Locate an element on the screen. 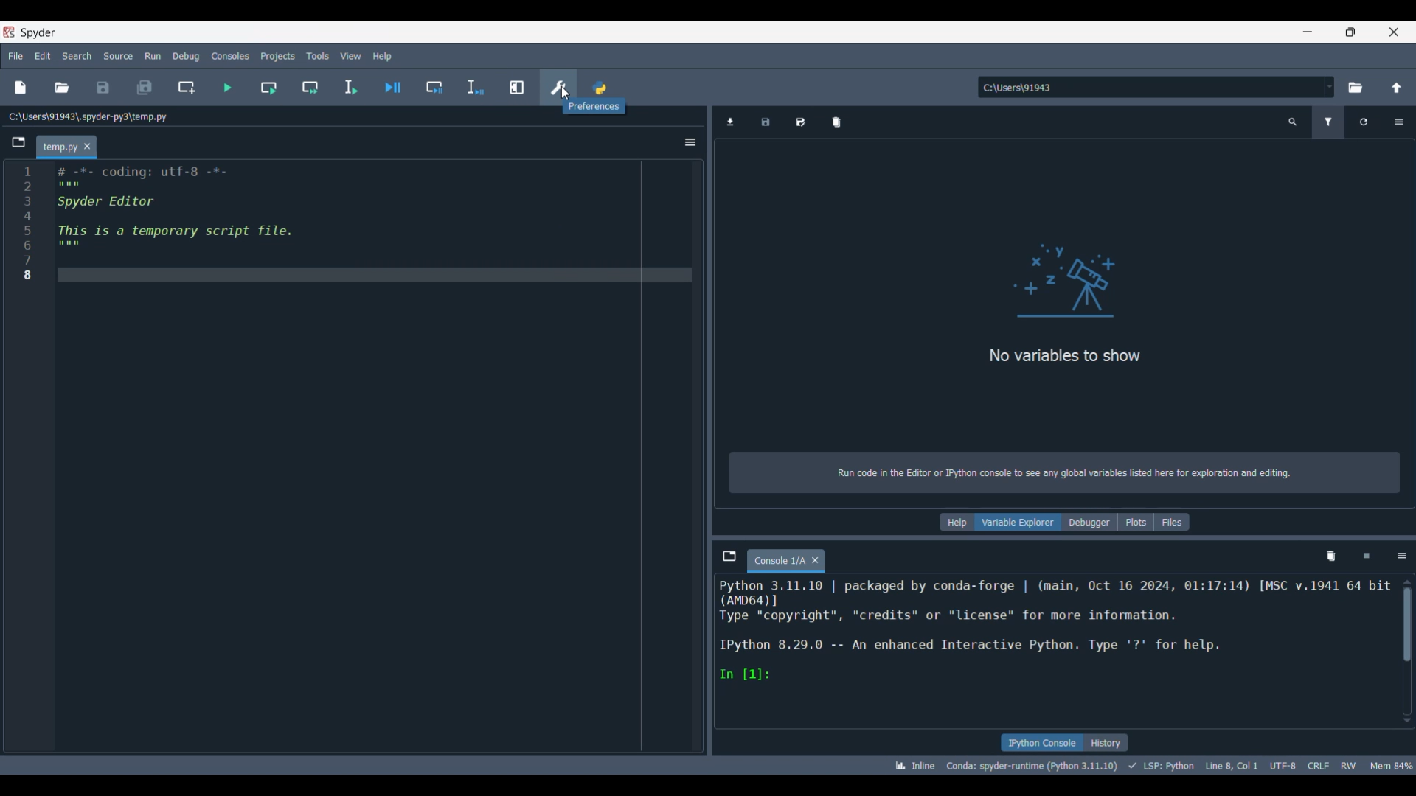 This screenshot has height=796, width=1416. Debug cell is located at coordinates (434, 88).